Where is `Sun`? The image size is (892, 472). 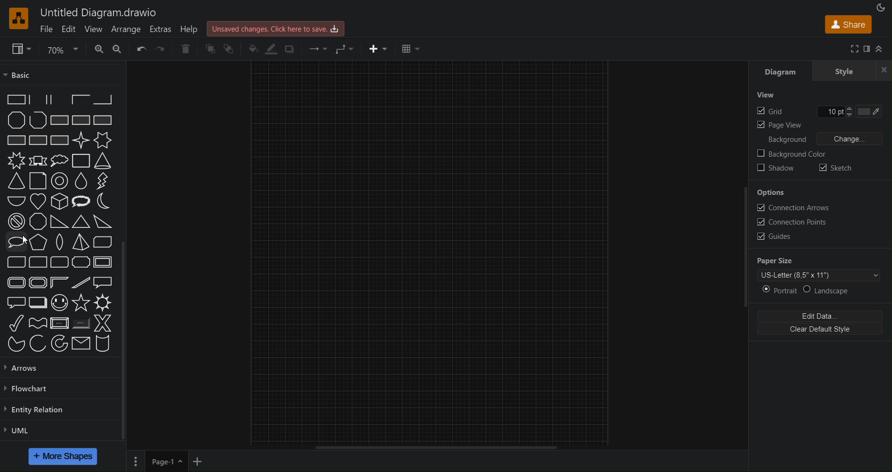
Sun is located at coordinates (103, 302).